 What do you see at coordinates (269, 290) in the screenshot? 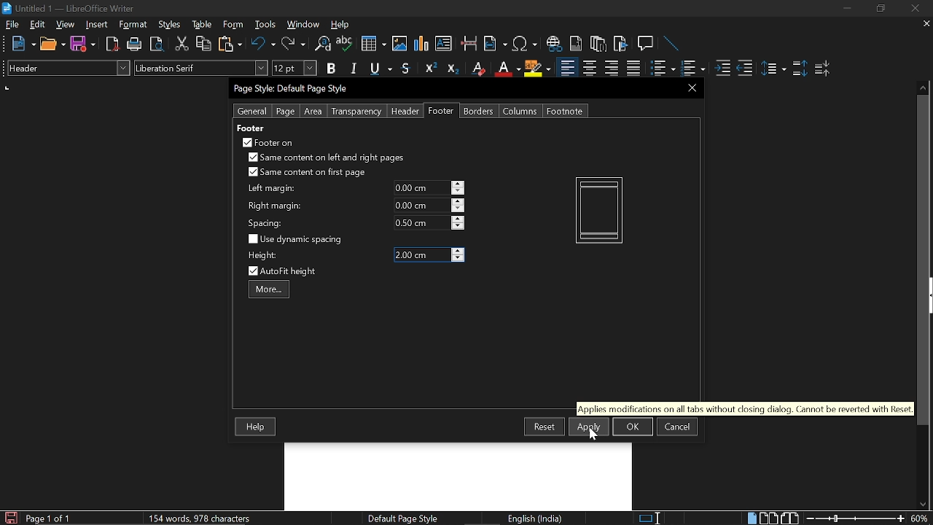
I see `more` at bounding box center [269, 290].